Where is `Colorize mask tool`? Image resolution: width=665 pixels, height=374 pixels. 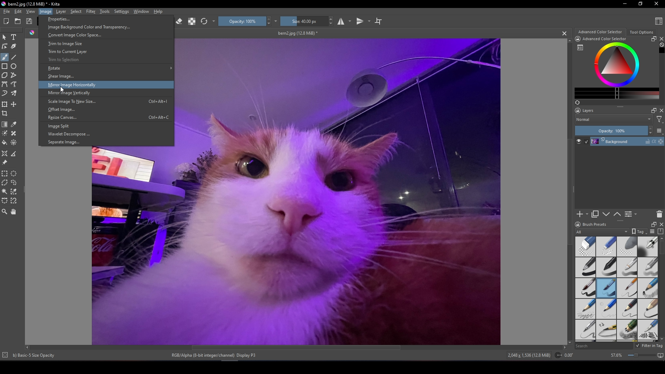
Colorize mask tool is located at coordinates (5, 133).